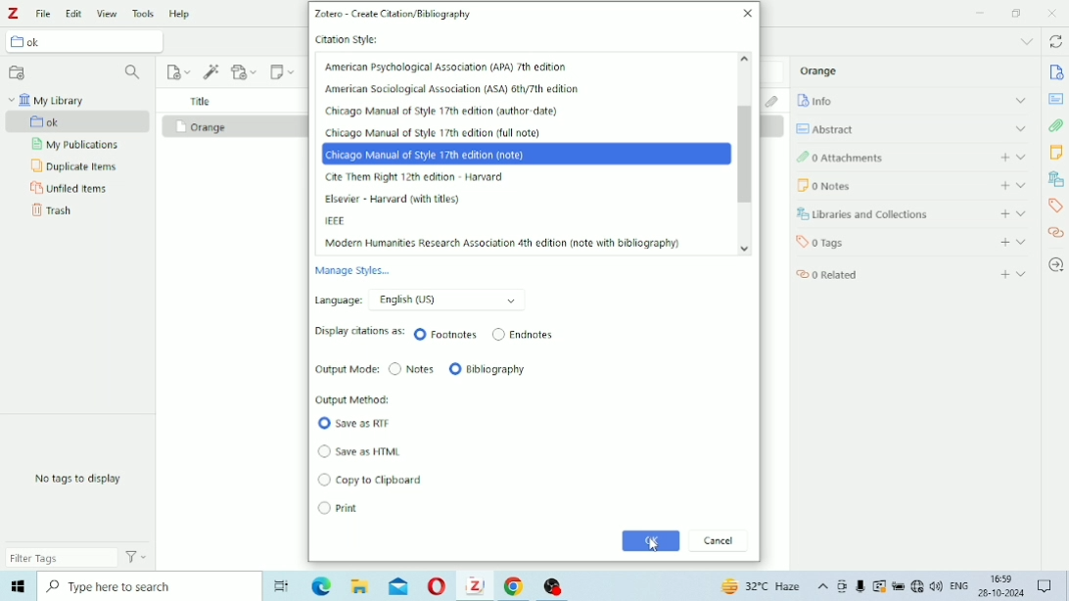 The height and width of the screenshot is (601, 1069). What do you see at coordinates (487, 369) in the screenshot?
I see `Bibliography` at bounding box center [487, 369].